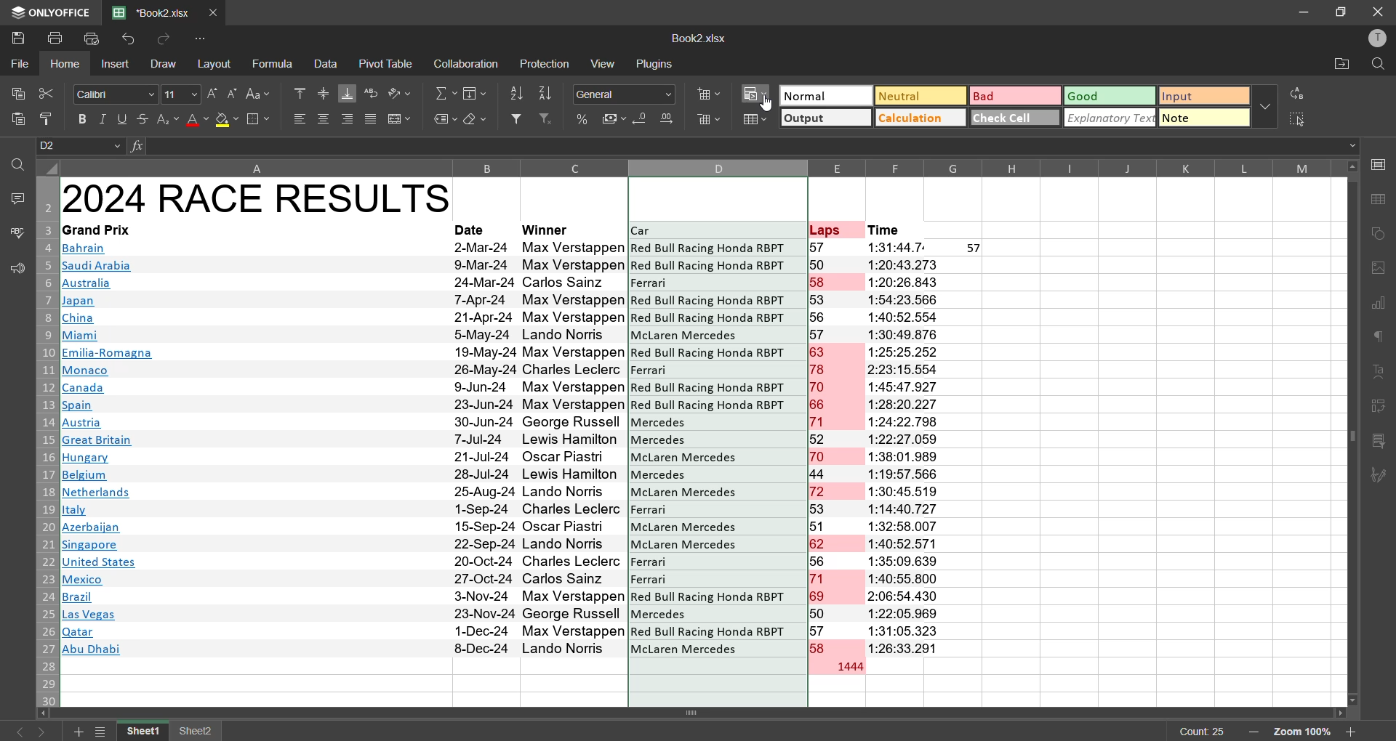 This screenshot has width=1396, height=741. What do you see at coordinates (52, 119) in the screenshot?
I see `copy style` at bounding box center [52, 119].